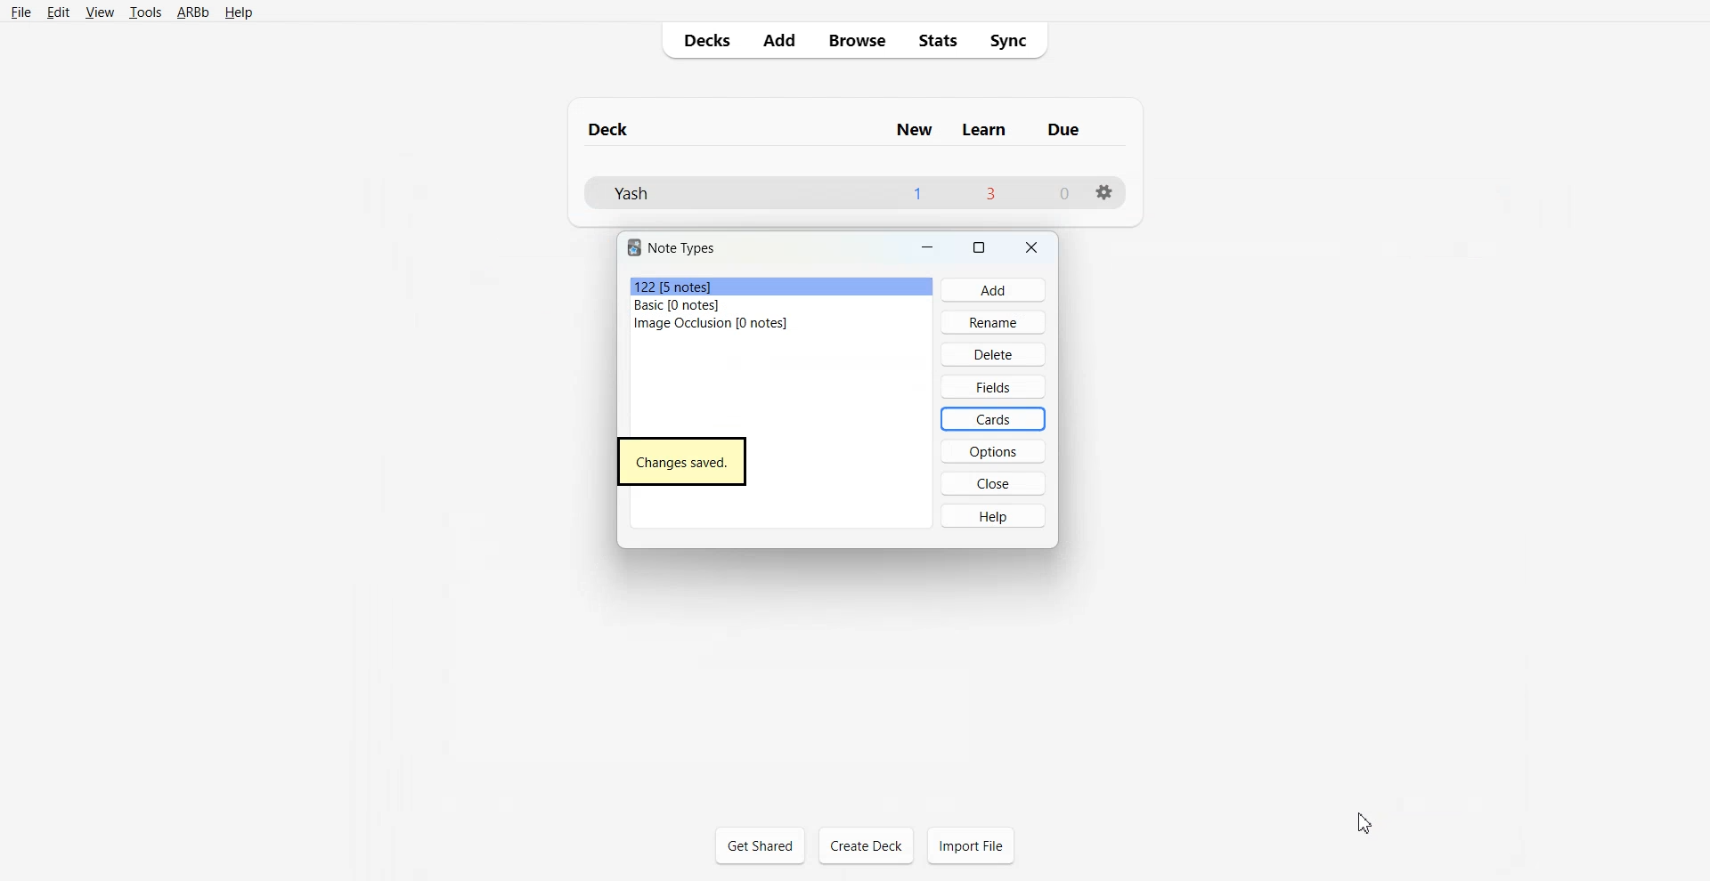  I want to click on get shared, so click(768, 845).